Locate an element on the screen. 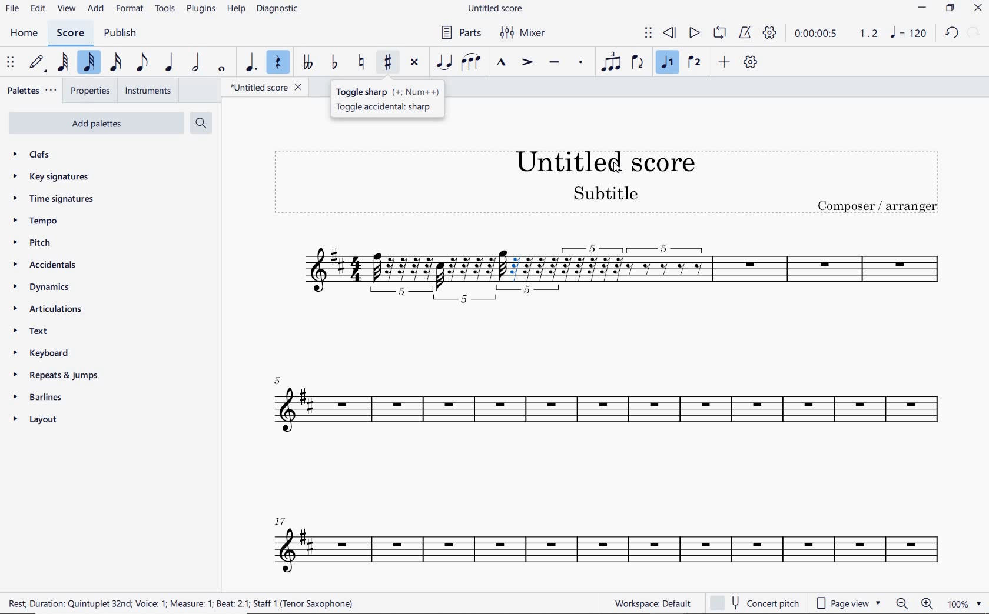  quintuplet added is located at coordinates (618, 277).